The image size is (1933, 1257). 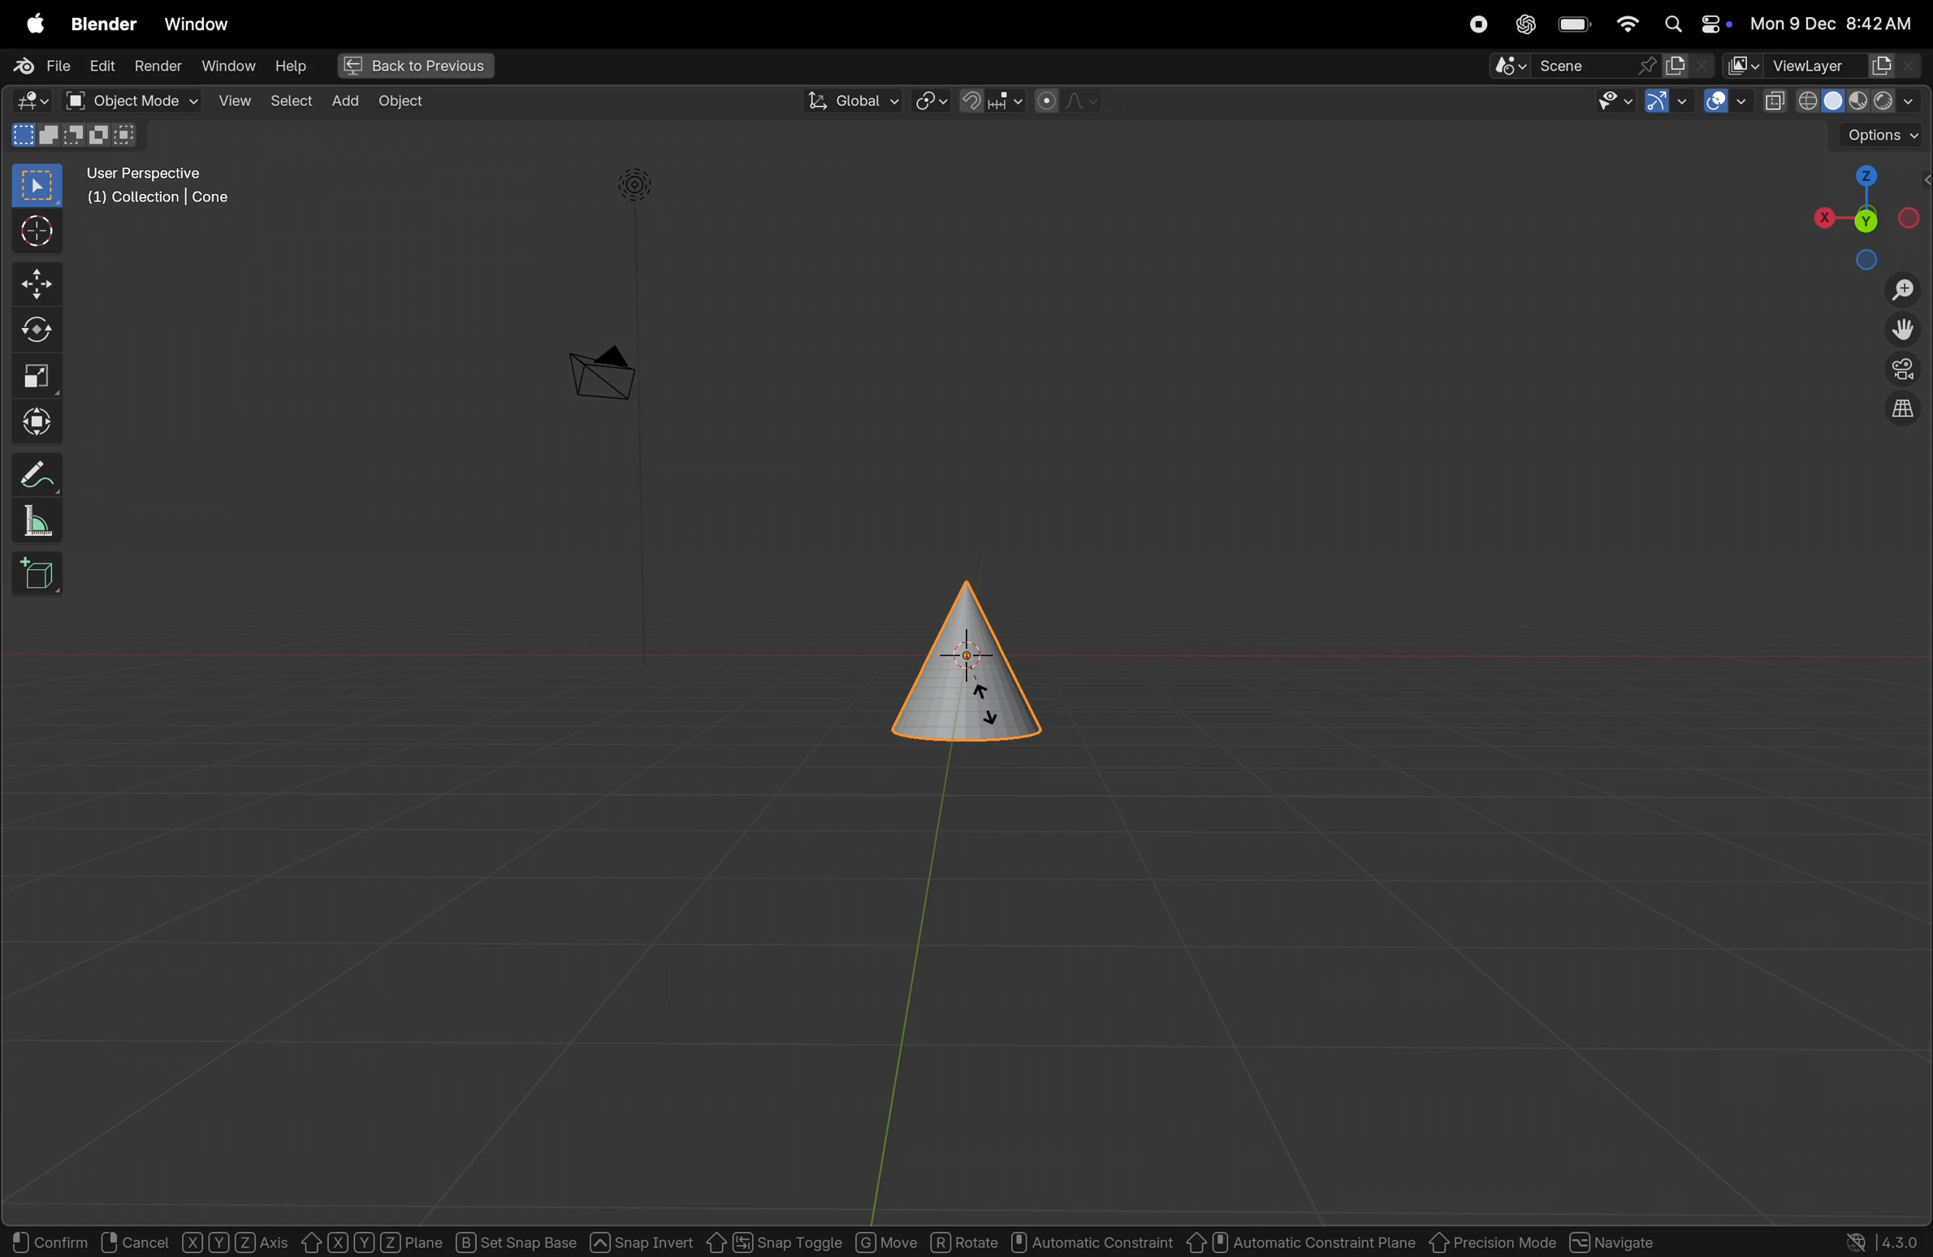 What do you see at coordinates (601, 374) in the screenshot?
I see `camera perspetive` at bounding box center [601, 374].